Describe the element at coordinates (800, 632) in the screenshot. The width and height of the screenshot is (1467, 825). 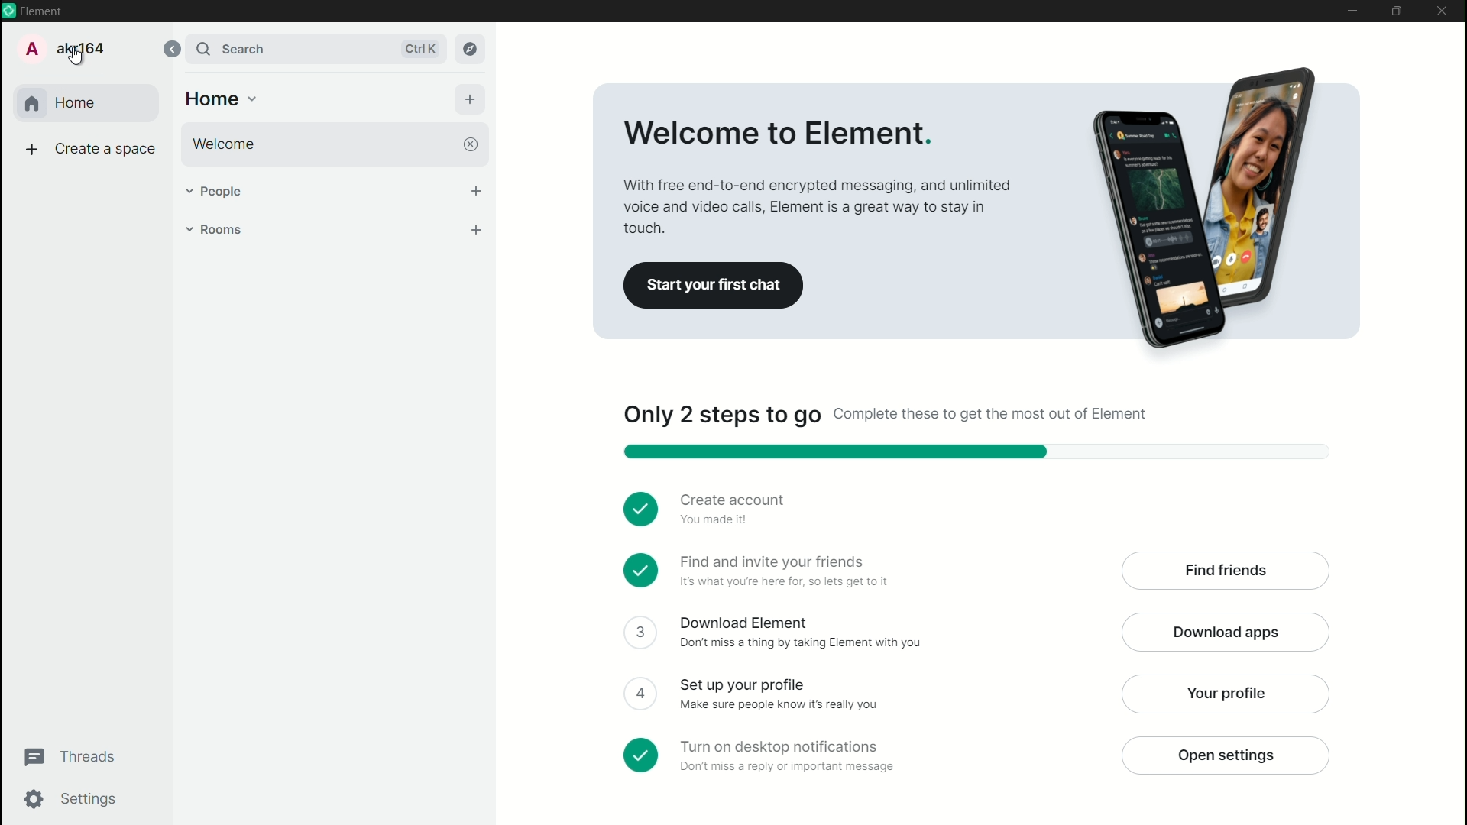
I see `Download element don't miss a thing by taking element with you` at that location.